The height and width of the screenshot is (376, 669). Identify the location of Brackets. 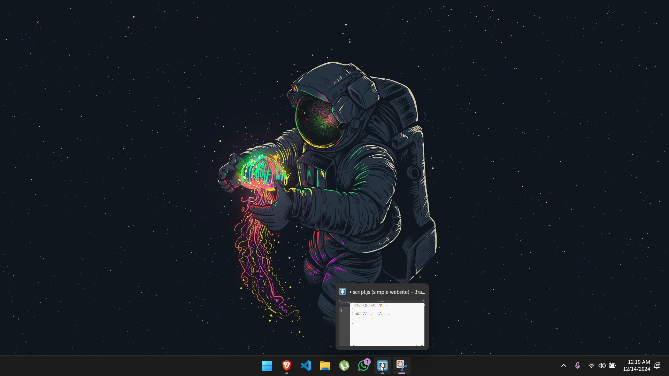
(383, 366).